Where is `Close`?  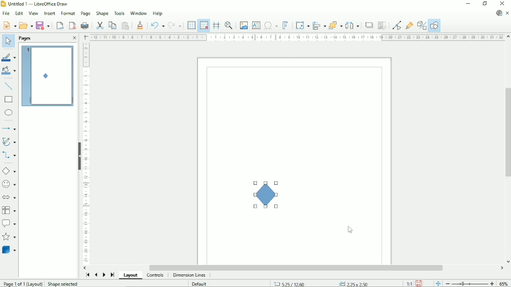 Close is located at coordinates (75, 38).